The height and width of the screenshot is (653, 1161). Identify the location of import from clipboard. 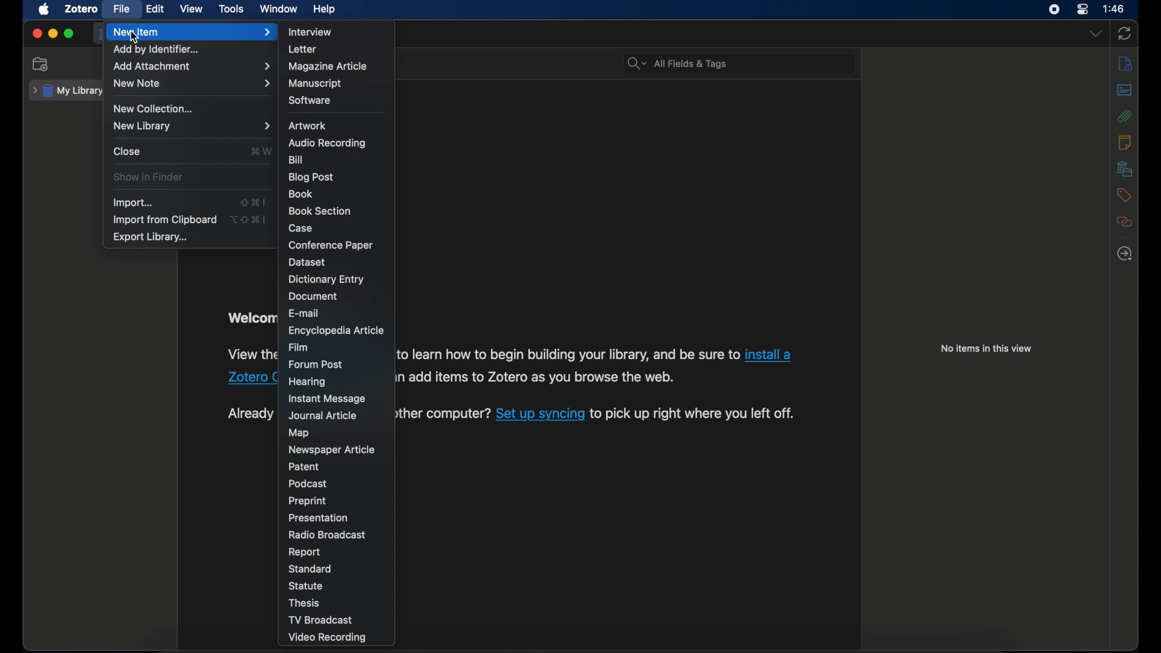
(164, 220).